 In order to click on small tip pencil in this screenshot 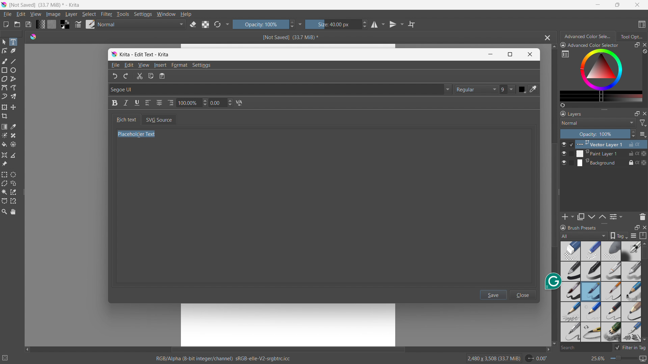, I will do `click(591, 332)`.